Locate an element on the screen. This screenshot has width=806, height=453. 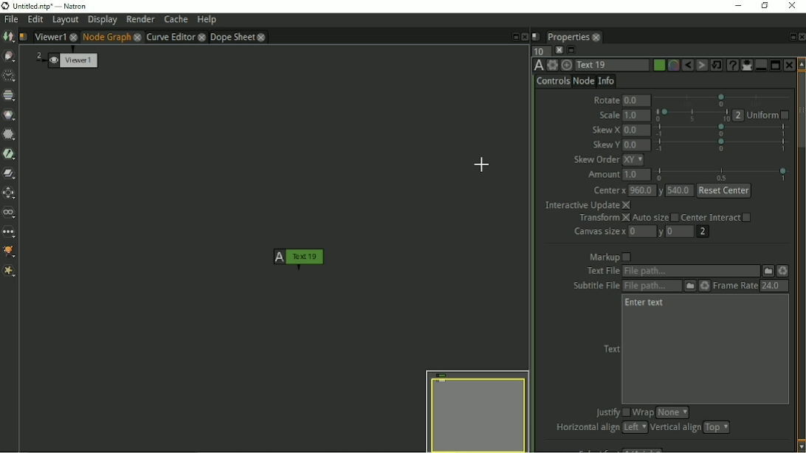
none is located at coordinates (672, 412).